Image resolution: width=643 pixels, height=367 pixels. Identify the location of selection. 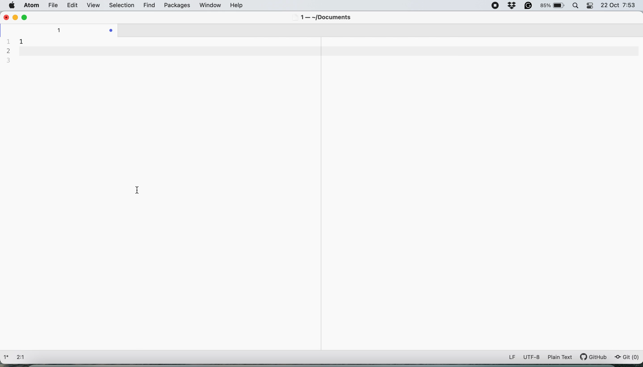
(122, 6).